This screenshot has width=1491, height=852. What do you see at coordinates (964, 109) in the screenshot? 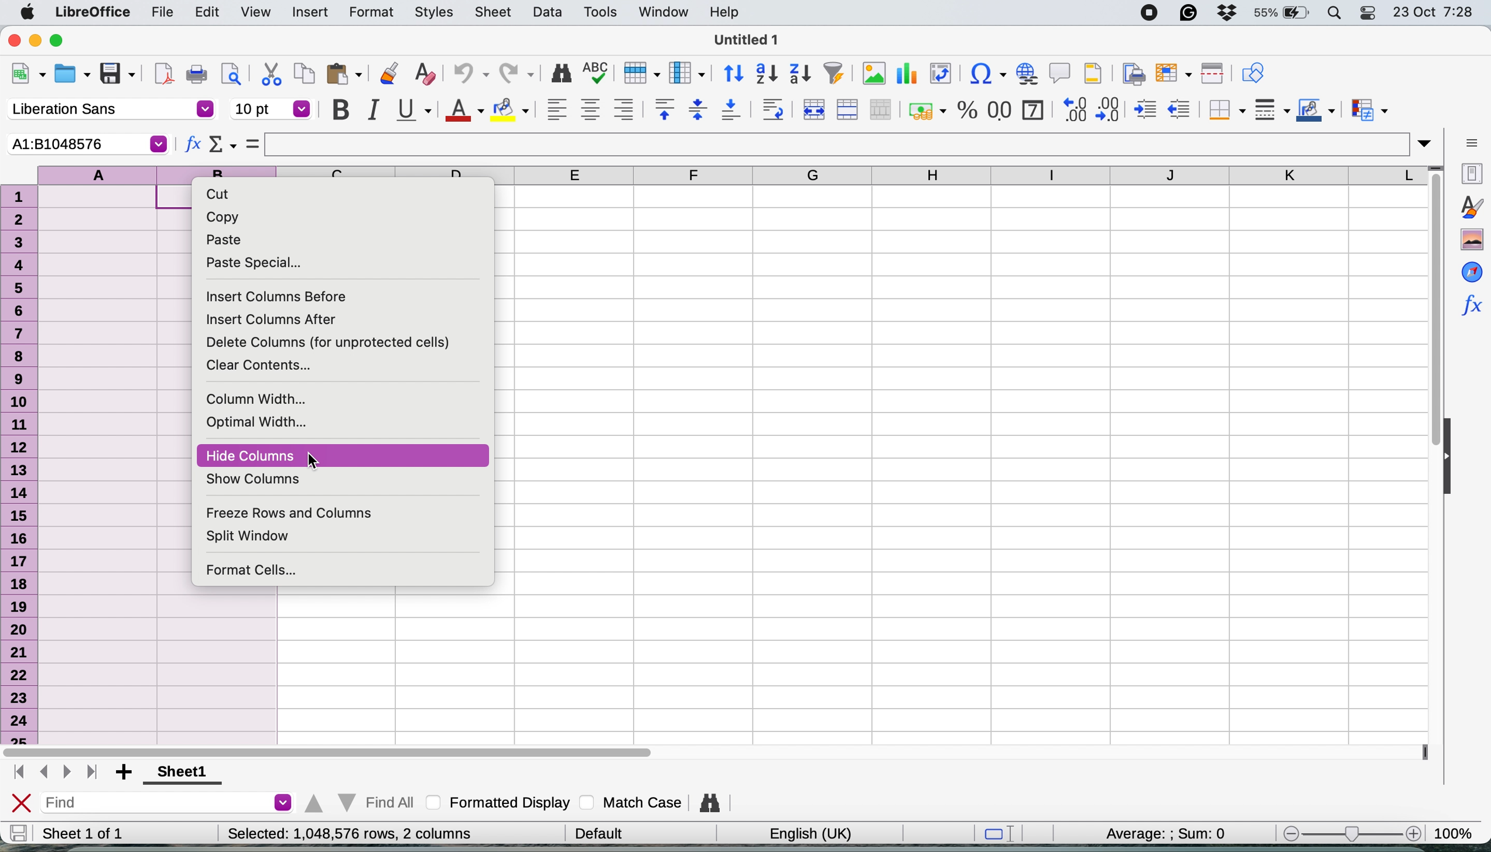
I see `format as percentage` at bounding box center [964, 109].